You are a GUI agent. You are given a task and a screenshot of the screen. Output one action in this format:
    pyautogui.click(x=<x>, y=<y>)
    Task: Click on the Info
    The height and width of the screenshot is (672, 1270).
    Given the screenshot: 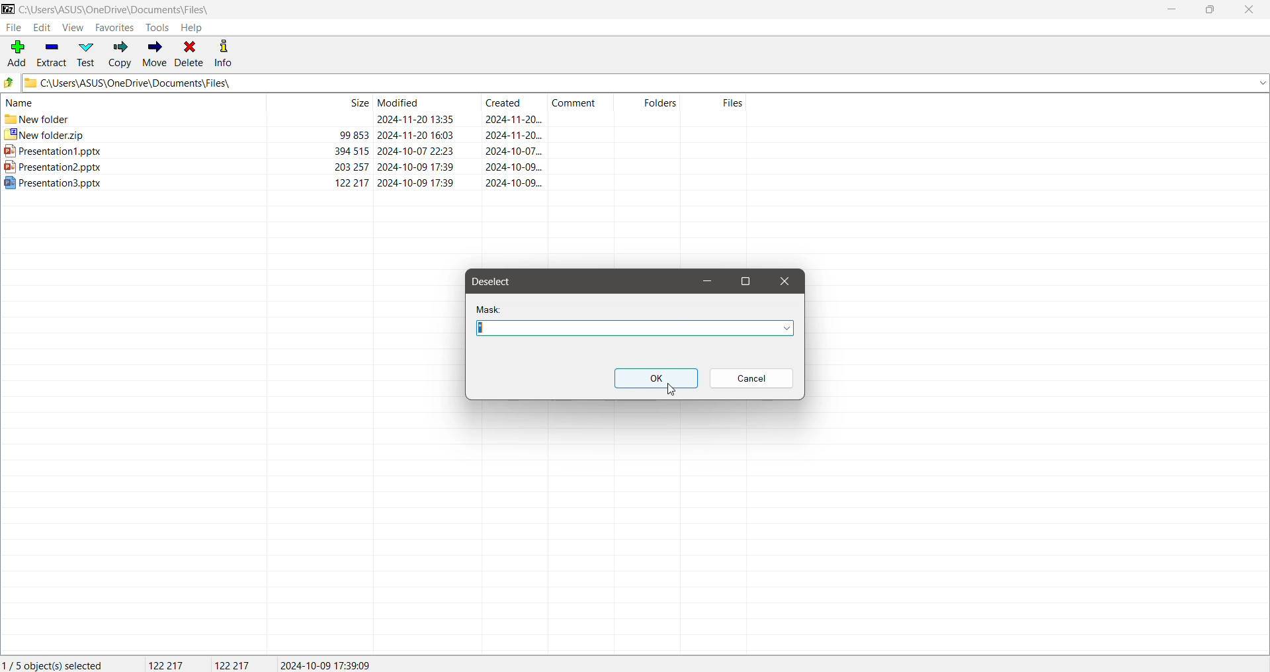 What is the action you would take?
    pyautogui.click(x=230, y=54)
    